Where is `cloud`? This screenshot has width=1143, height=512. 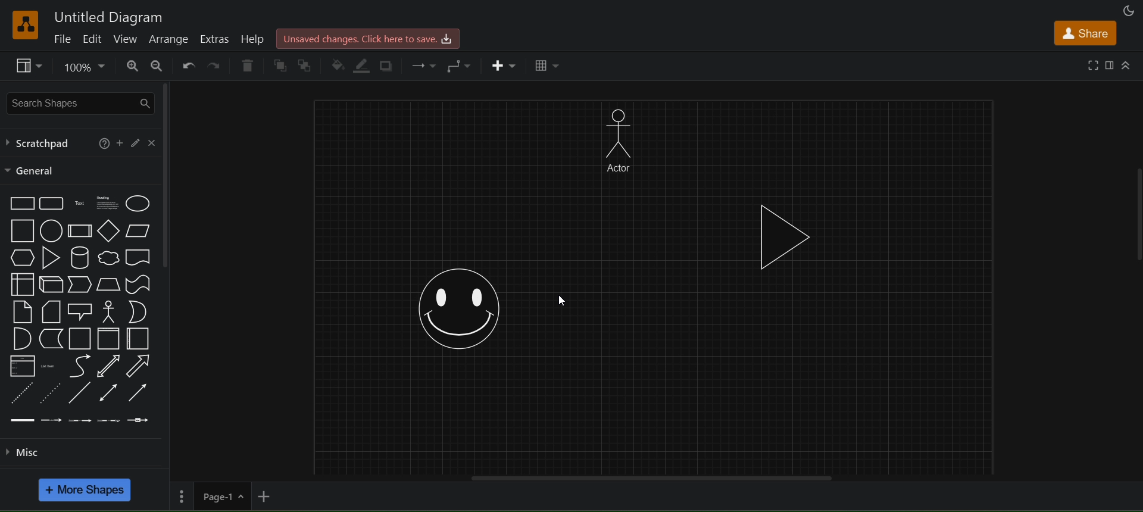 cloud is located at coordinates (109, 258).